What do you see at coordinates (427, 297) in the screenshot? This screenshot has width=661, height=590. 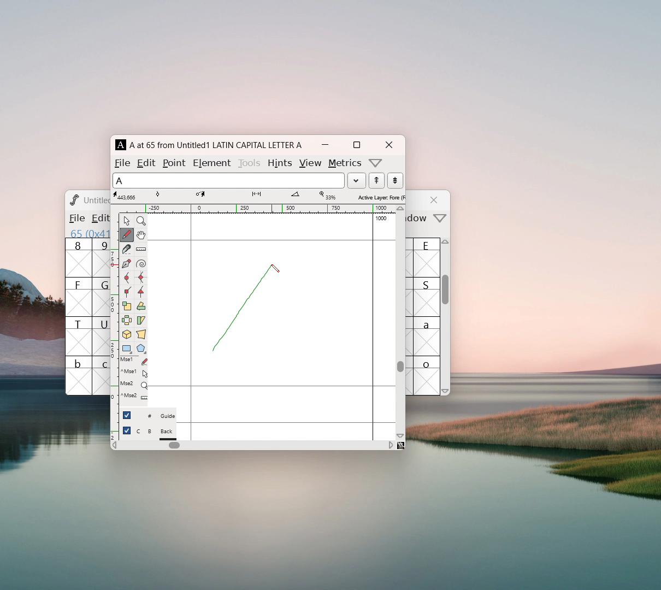 I see `S` at bounding box center [427, 297].